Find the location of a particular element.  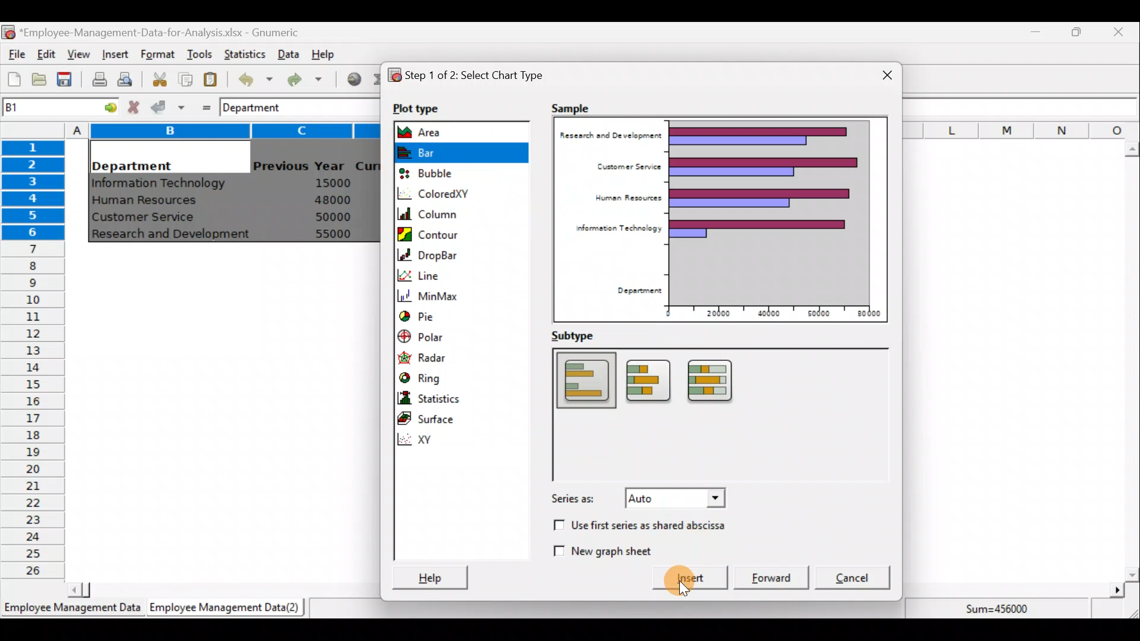

Column is located at coordinates (455, 214).